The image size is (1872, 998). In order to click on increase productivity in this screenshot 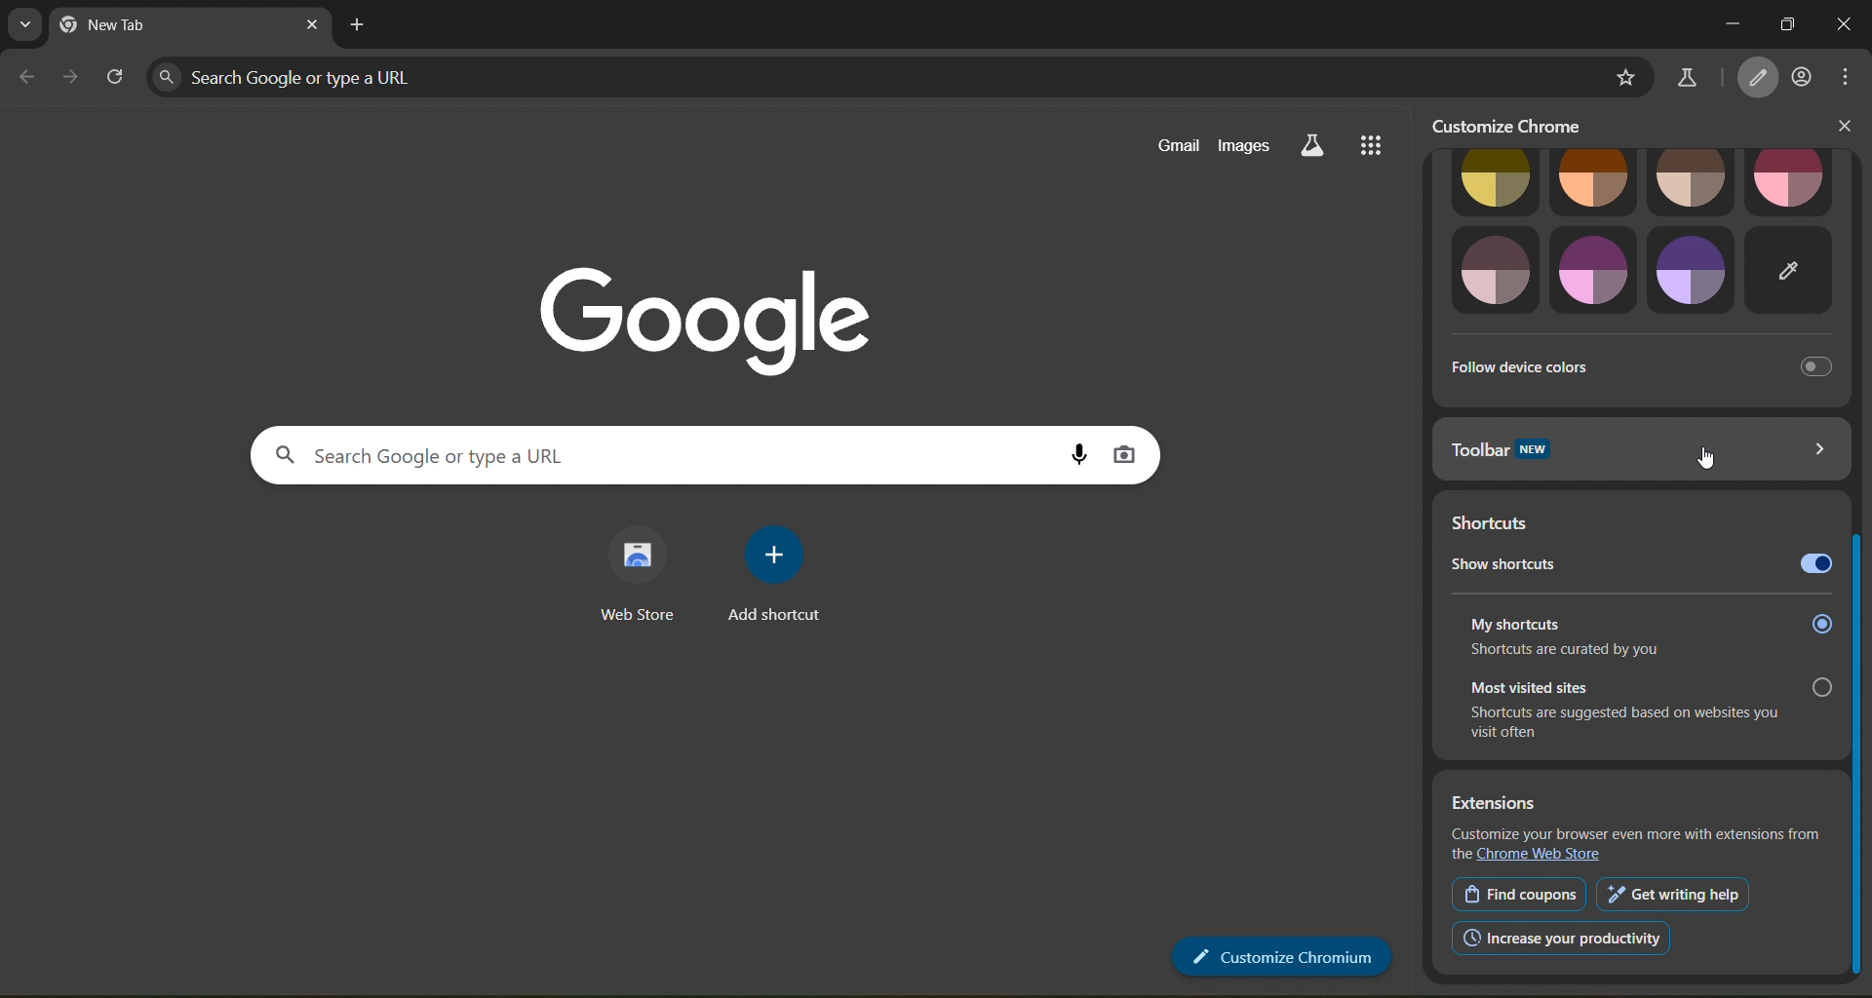, I will do `click(1566, 939)`.